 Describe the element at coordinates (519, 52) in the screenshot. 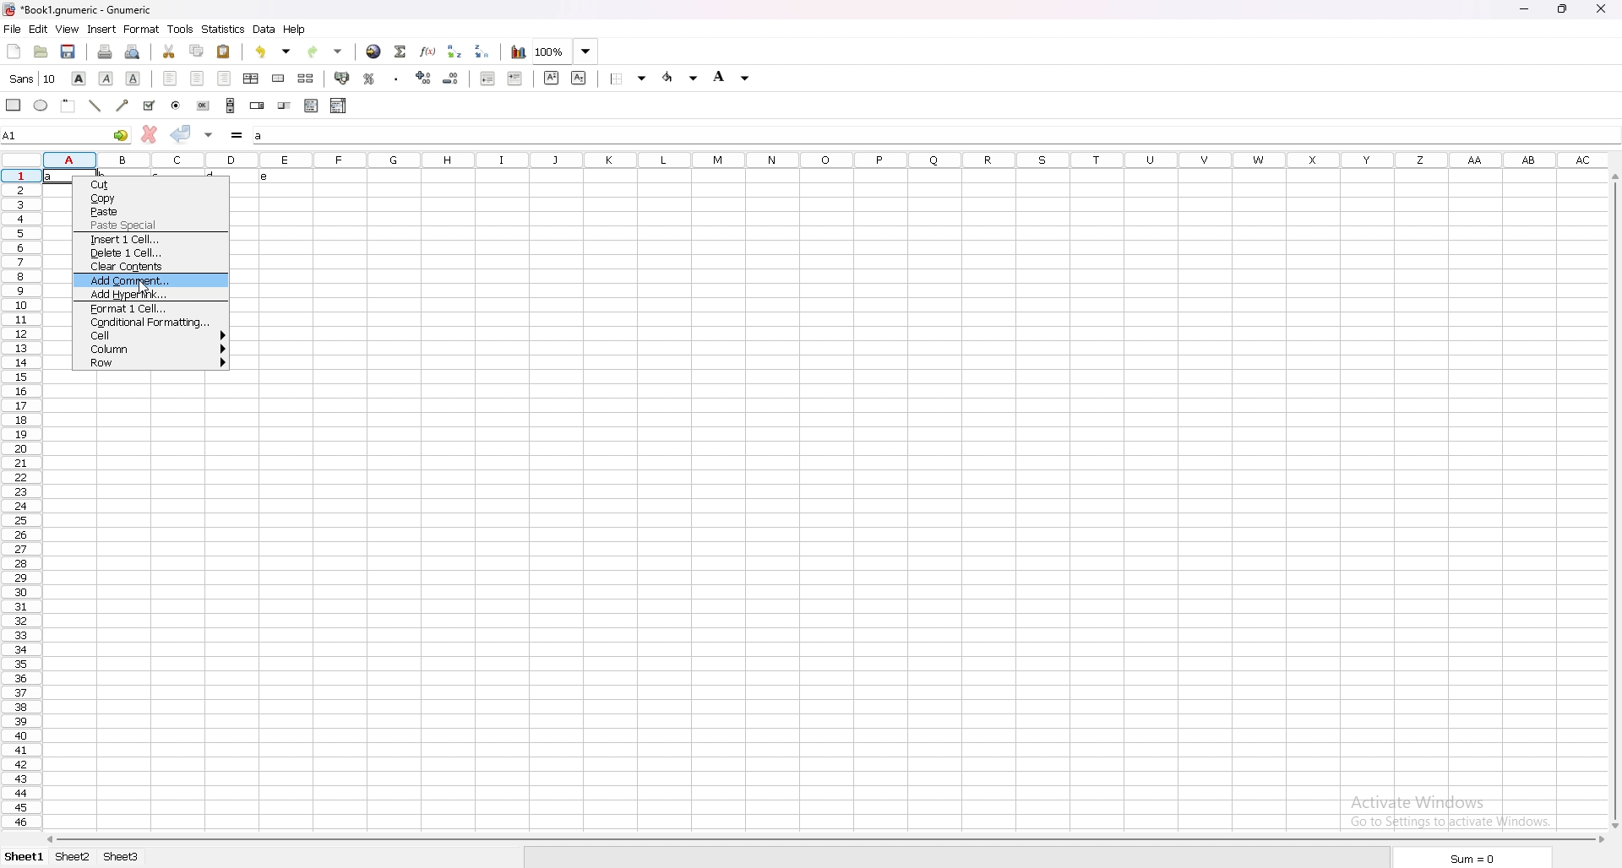

I see `chart` at that location.